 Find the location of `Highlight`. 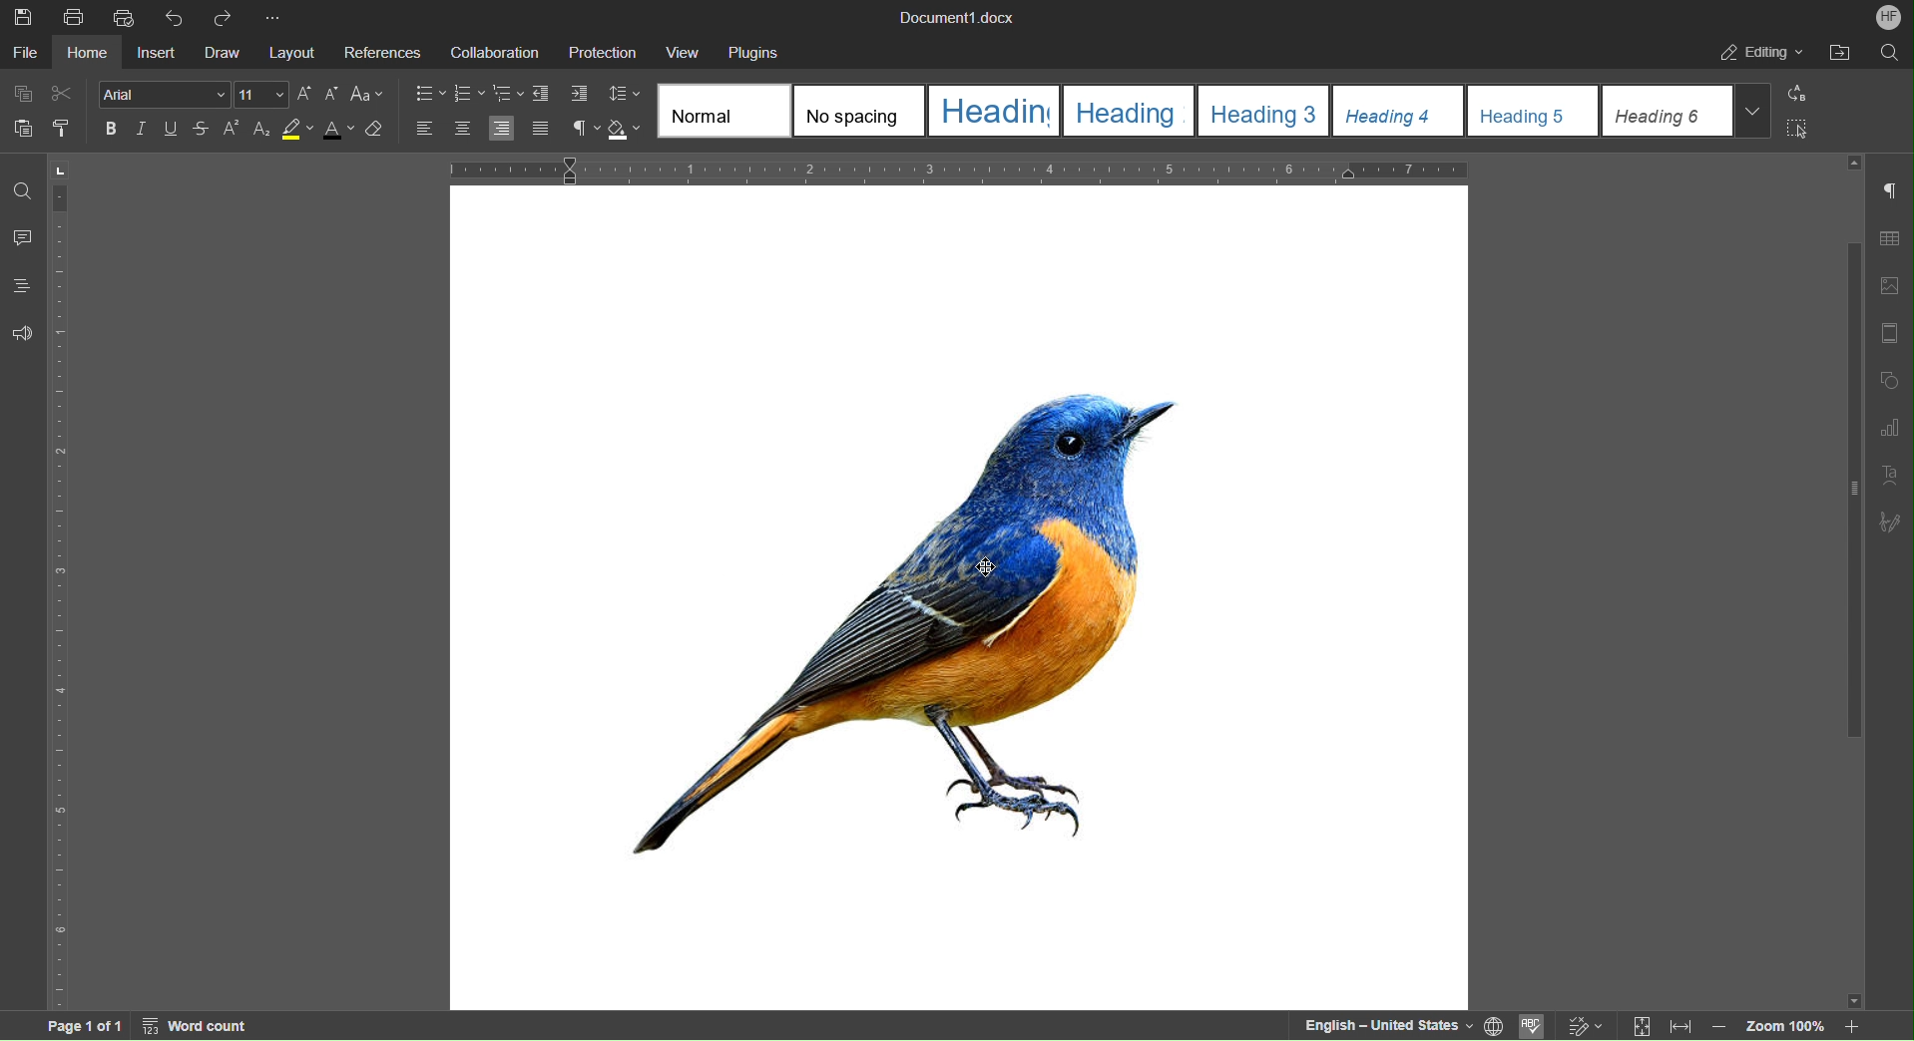

Highlight is located at coordinates (297, 131).